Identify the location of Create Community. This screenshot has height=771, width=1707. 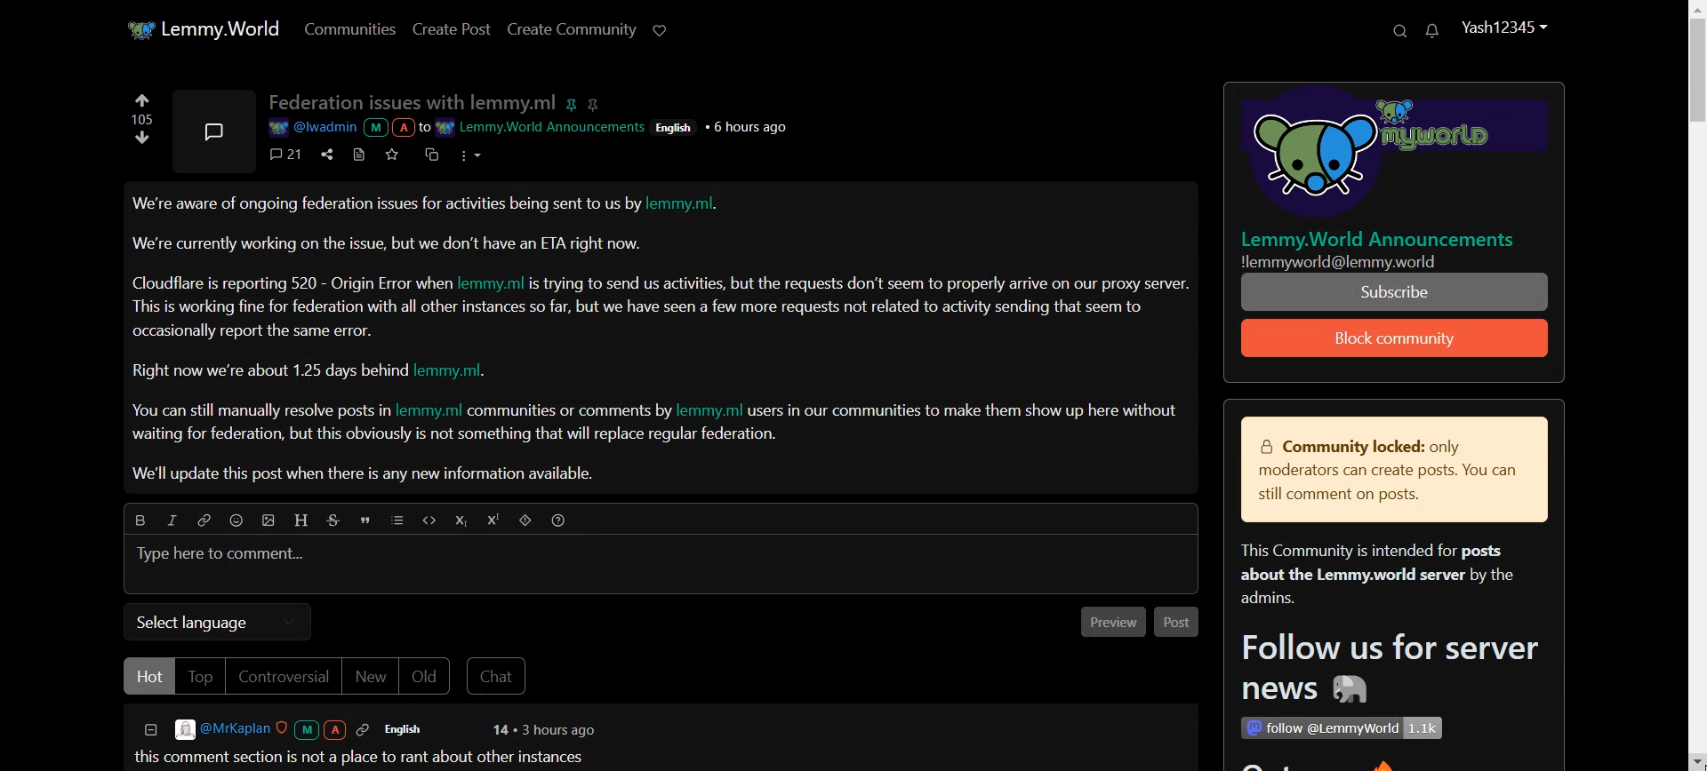
(572, 29).